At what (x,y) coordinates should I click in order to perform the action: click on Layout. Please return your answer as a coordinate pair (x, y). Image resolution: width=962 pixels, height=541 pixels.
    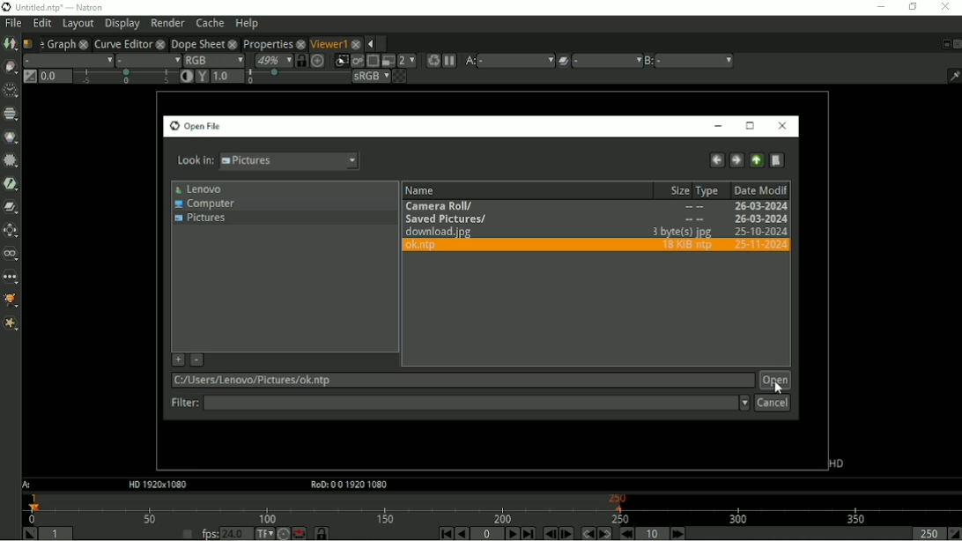
    Looking at the image, I should click on (78, 24).